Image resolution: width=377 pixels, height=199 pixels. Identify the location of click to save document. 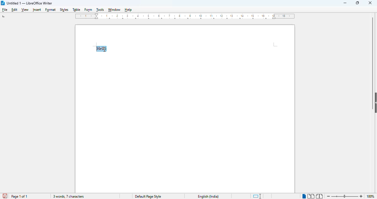
(6, 196).